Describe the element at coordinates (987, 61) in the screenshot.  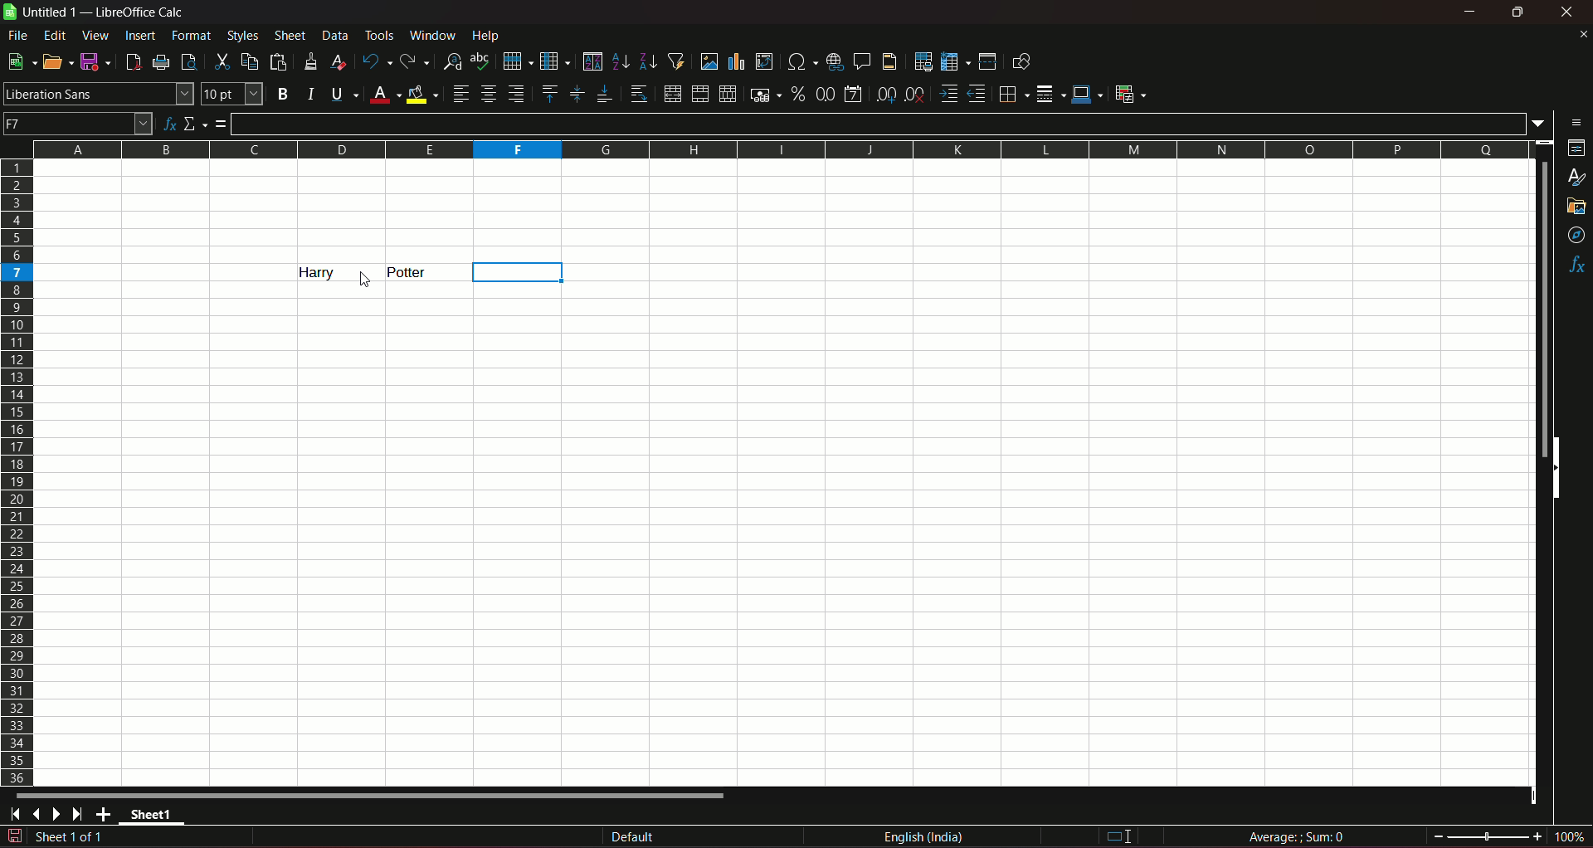
I see `split window` at that location.